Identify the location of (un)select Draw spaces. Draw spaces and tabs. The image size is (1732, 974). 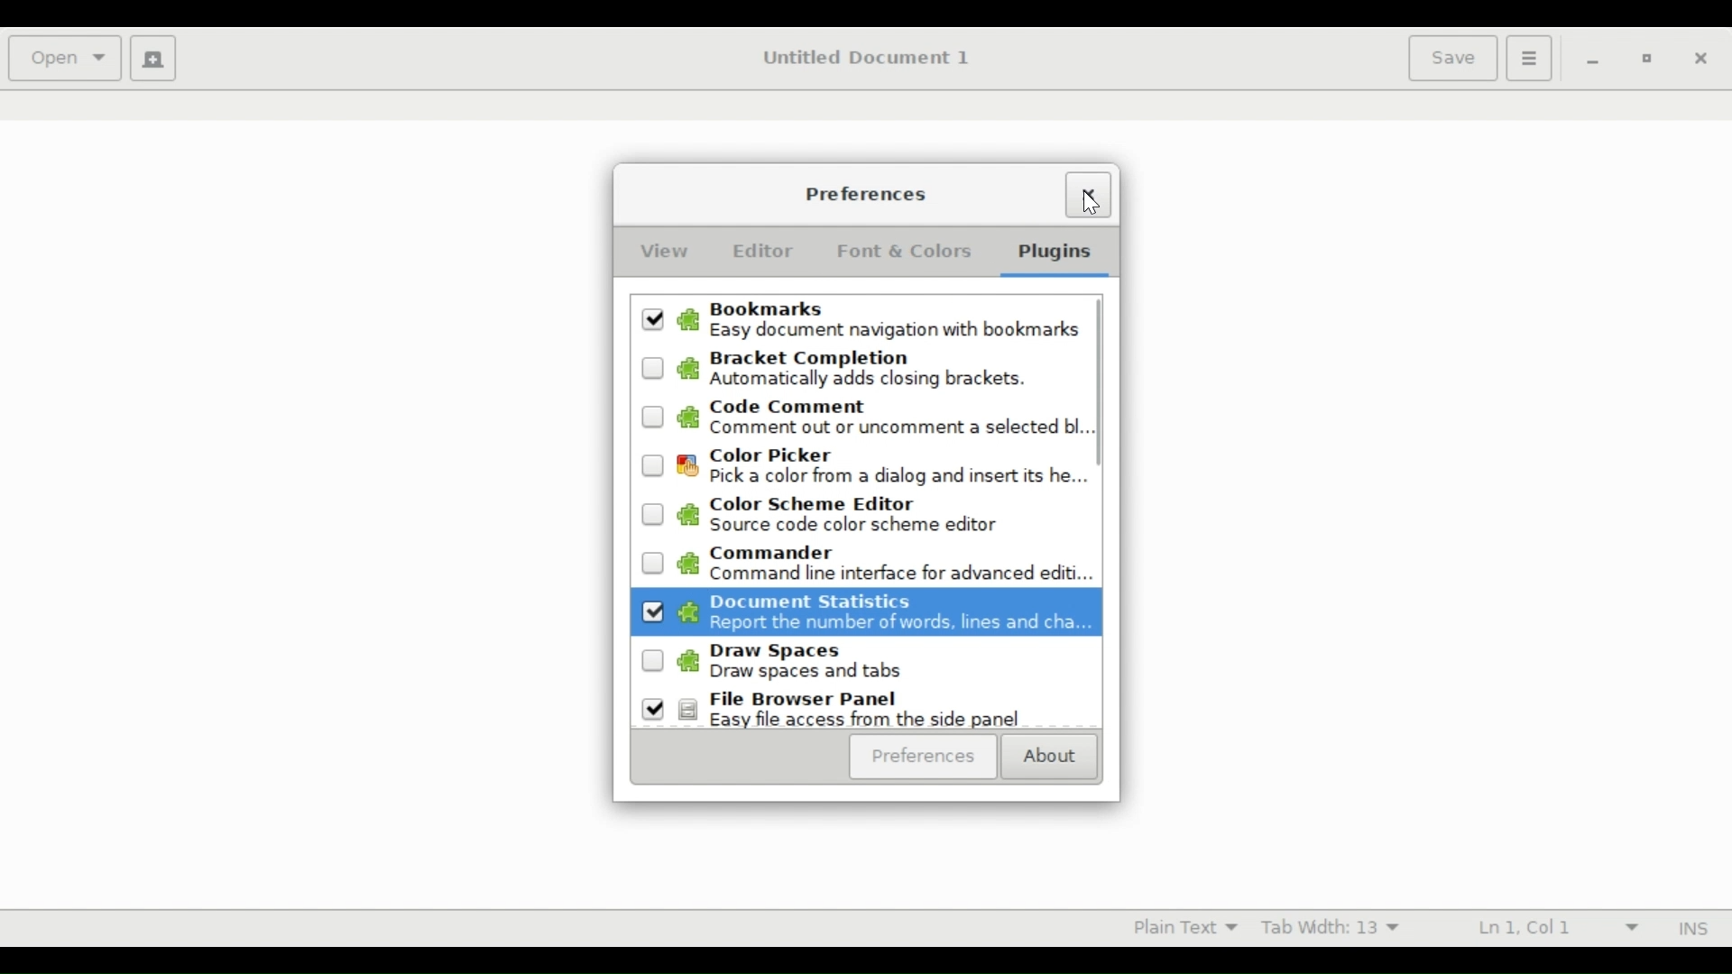
(881, 665).